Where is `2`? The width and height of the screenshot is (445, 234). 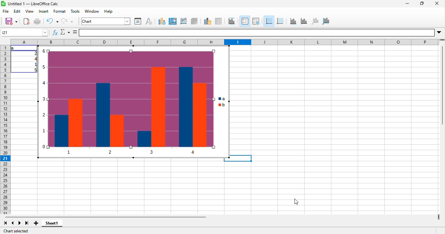 2 is located at coordinates (35, 53).